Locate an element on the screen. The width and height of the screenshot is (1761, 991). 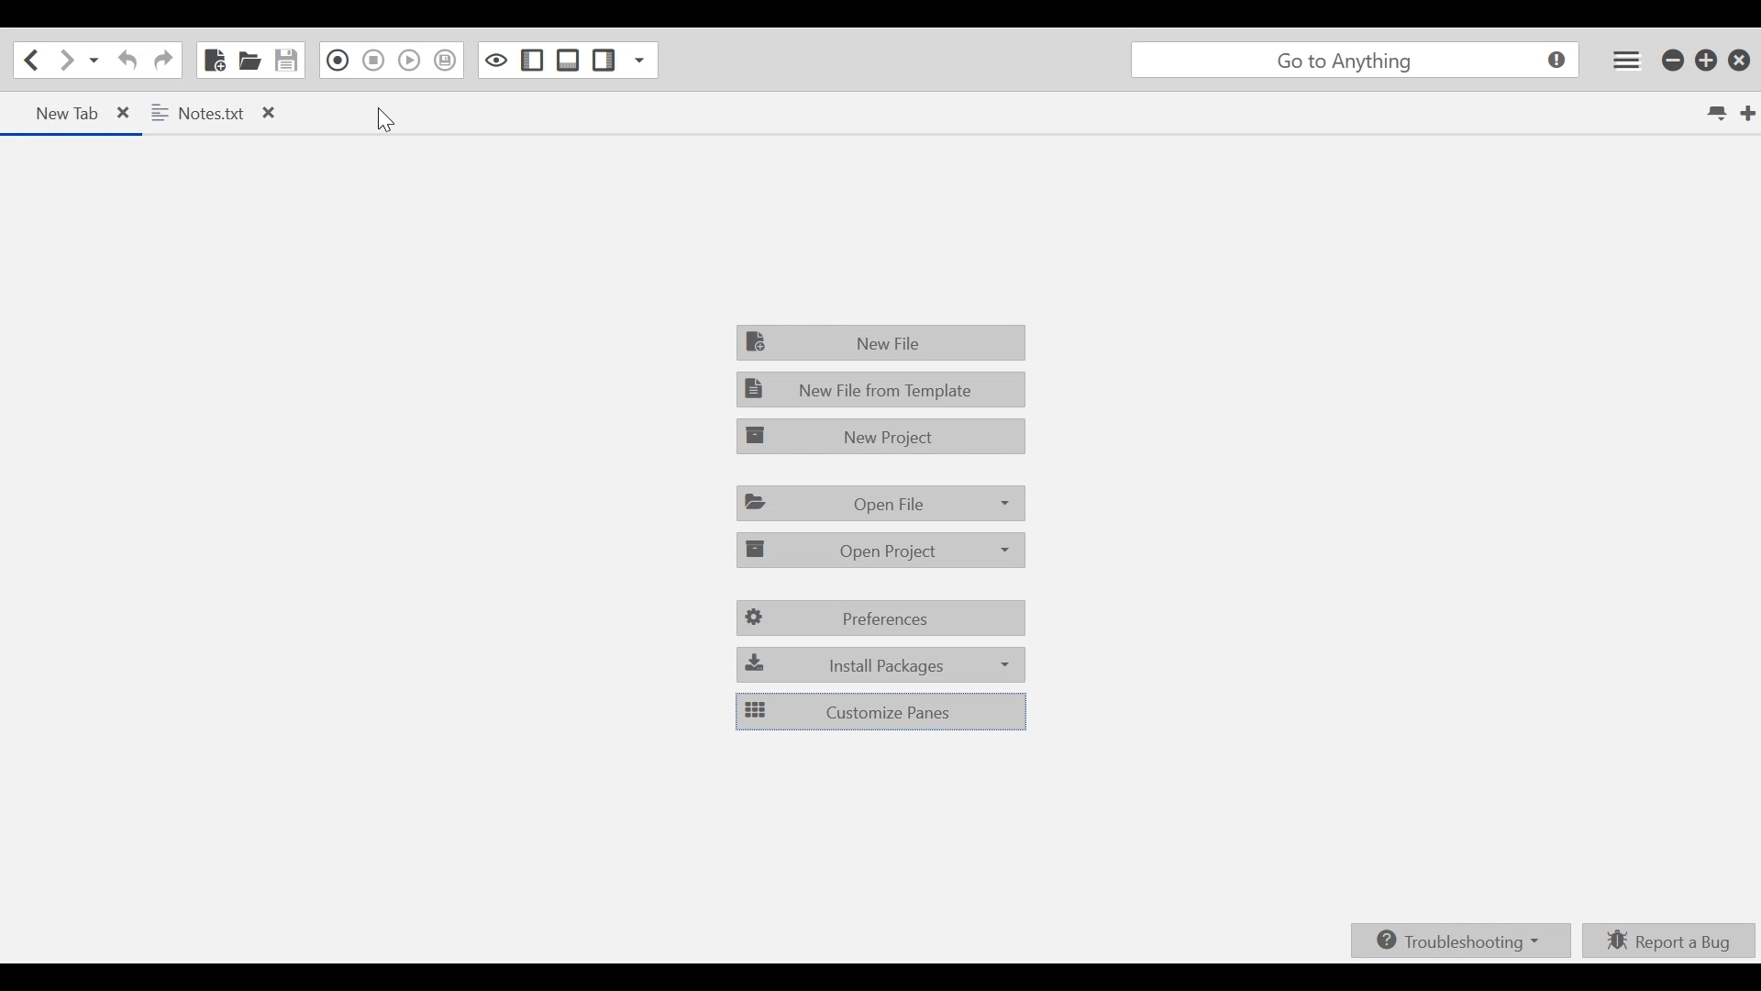
Show specific Side Pan is located at coordinates (637, 61).